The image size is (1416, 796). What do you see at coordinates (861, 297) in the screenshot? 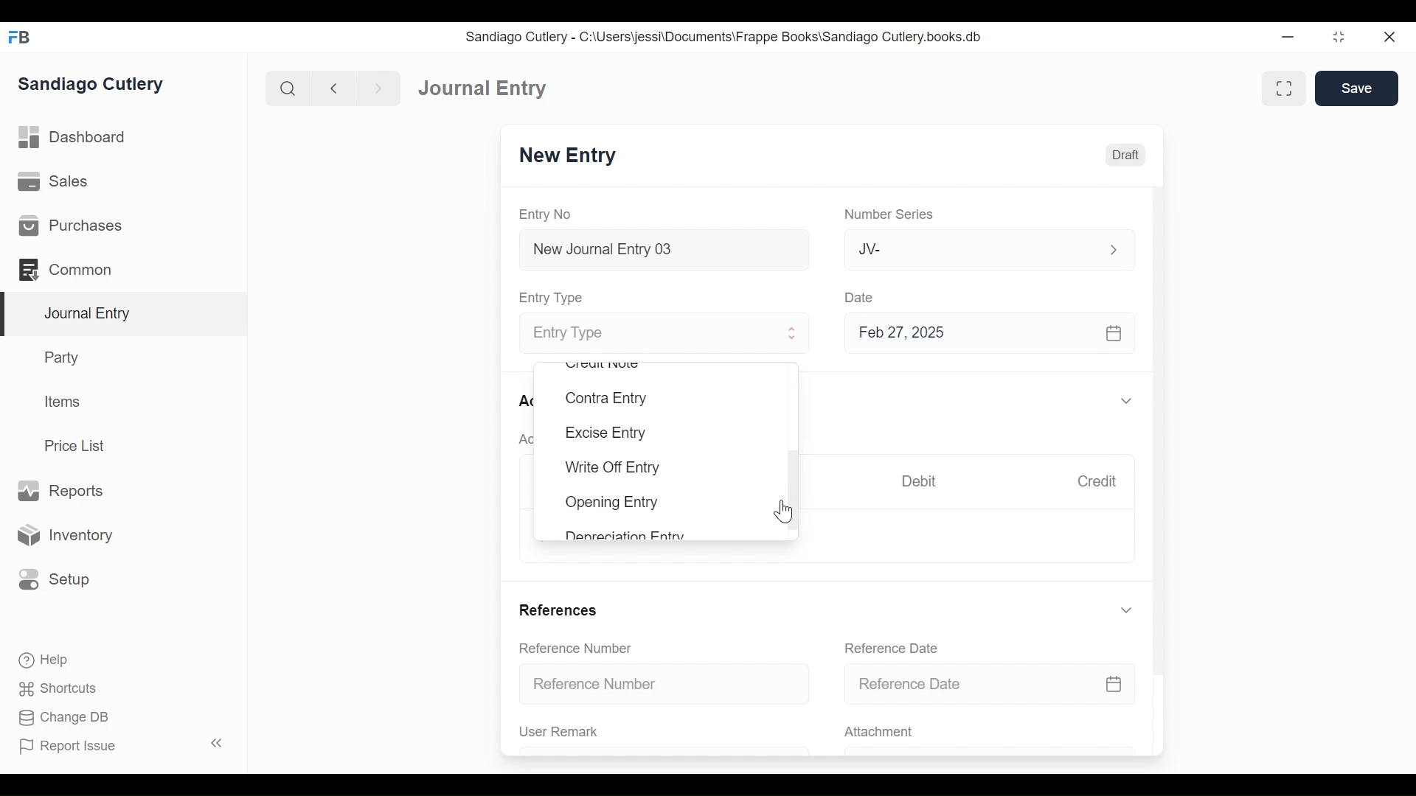
I see `Date` at bounding box center [861, 297].